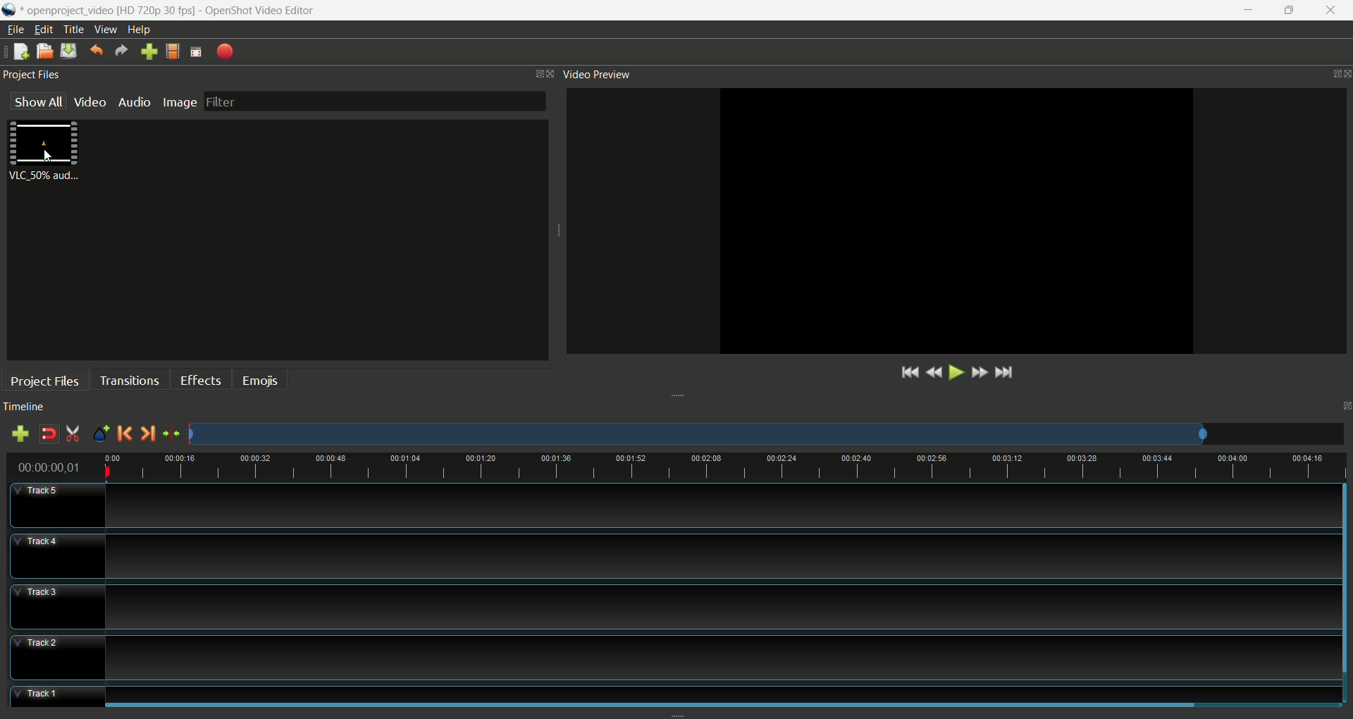  What do you see at coordinates (261, 379) in the screenshot?
I see `emojis` at bounding box center [261, 379].